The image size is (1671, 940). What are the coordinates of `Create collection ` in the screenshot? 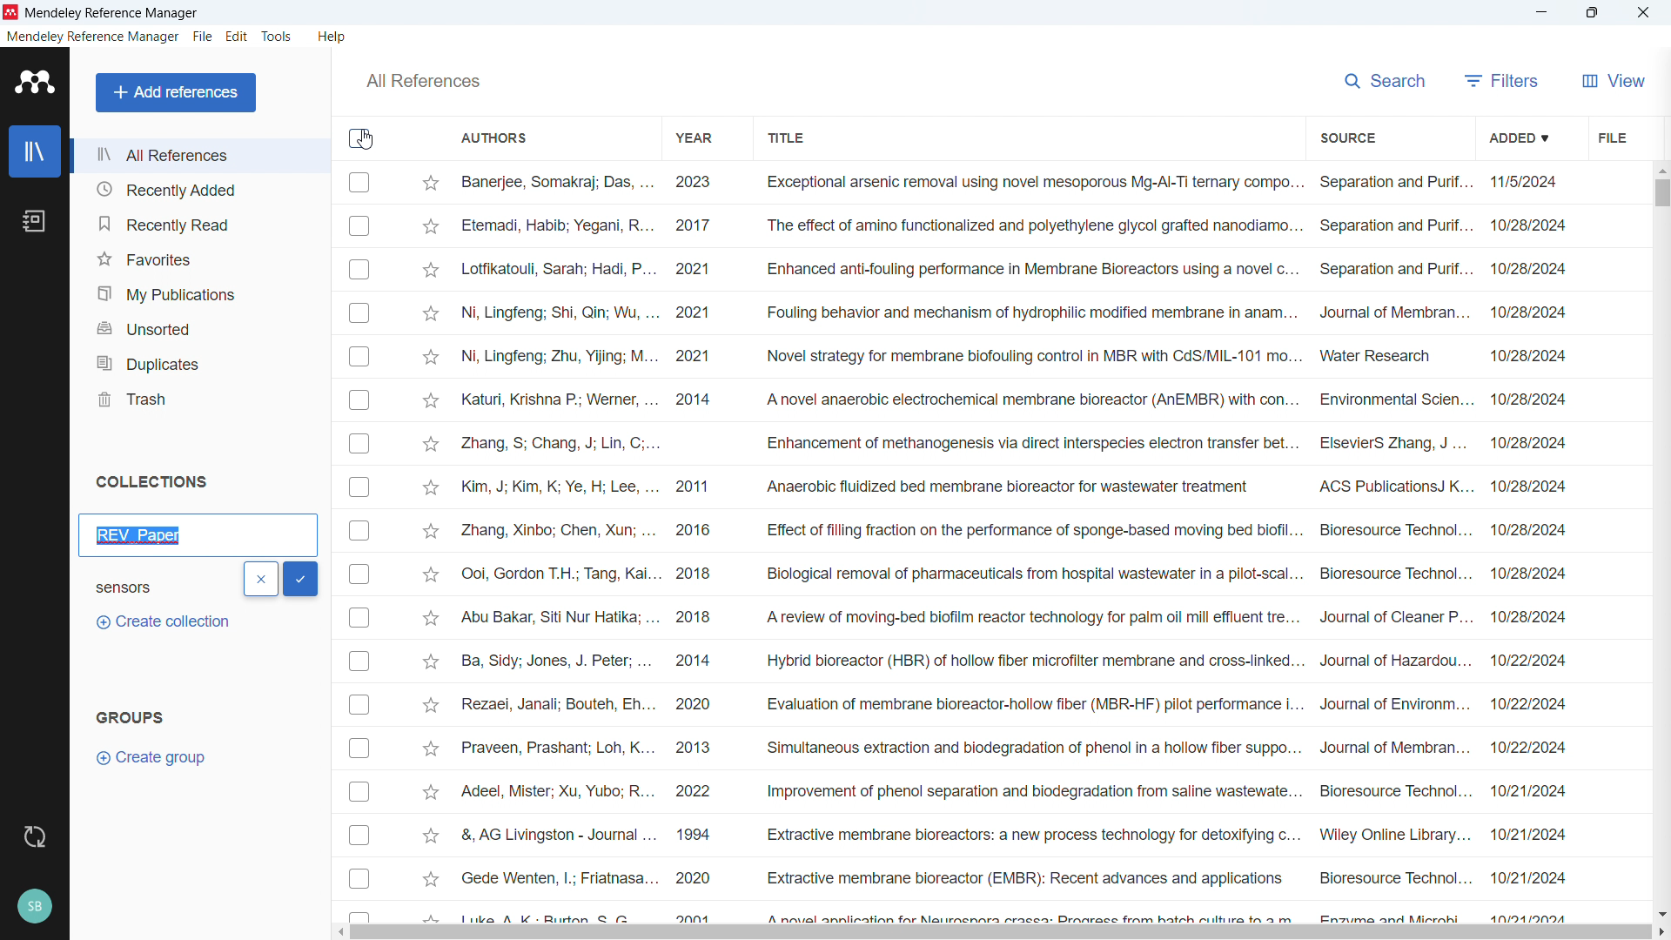 It's located at (161, 622).